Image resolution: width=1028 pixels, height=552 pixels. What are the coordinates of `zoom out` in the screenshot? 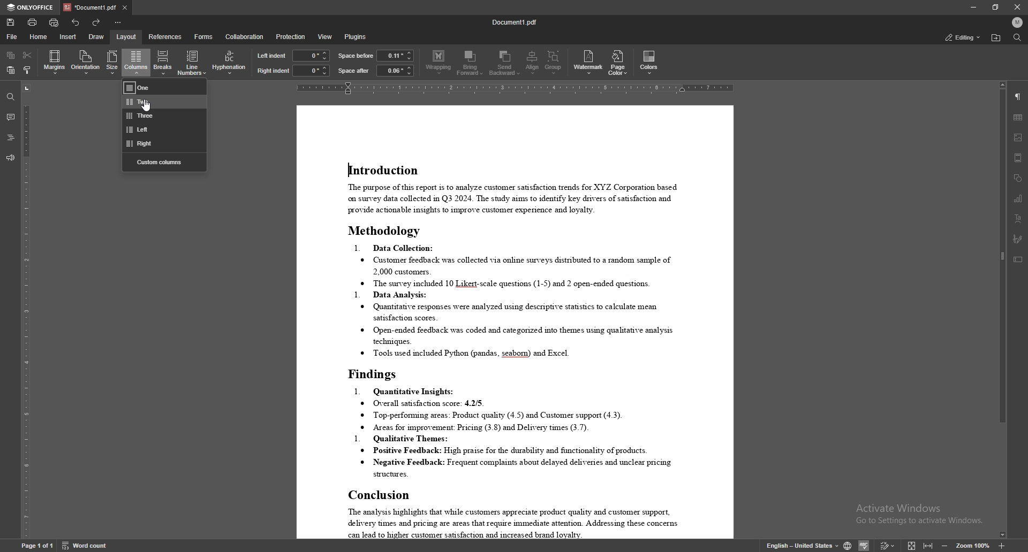 It's located at (946, 545).